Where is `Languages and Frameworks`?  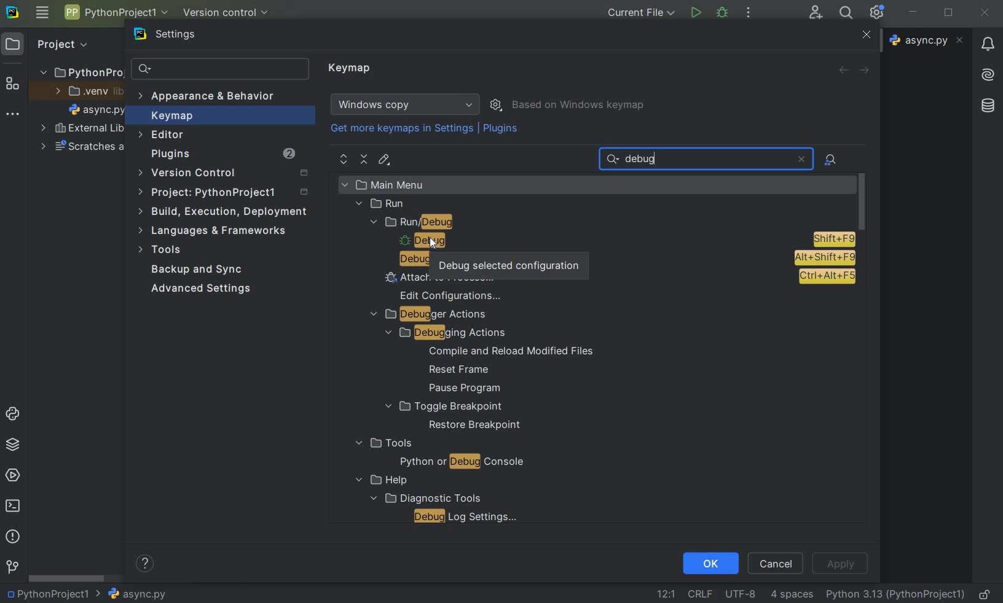 Languages and Frameworks is located at coordinates (216, 231).